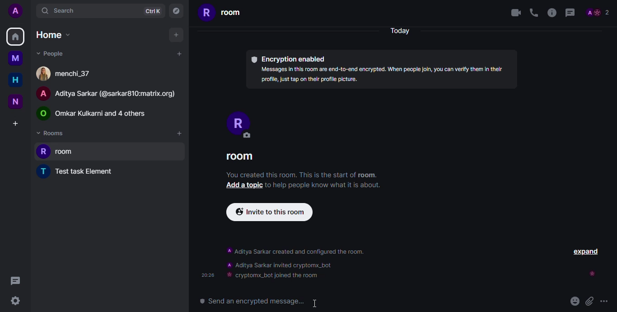 The height and width of the screenshot is (312, 617). What do you see at coordinates (248, 125) in the screenshot?
I see `PROFILE` at bounding box center [248, 125].